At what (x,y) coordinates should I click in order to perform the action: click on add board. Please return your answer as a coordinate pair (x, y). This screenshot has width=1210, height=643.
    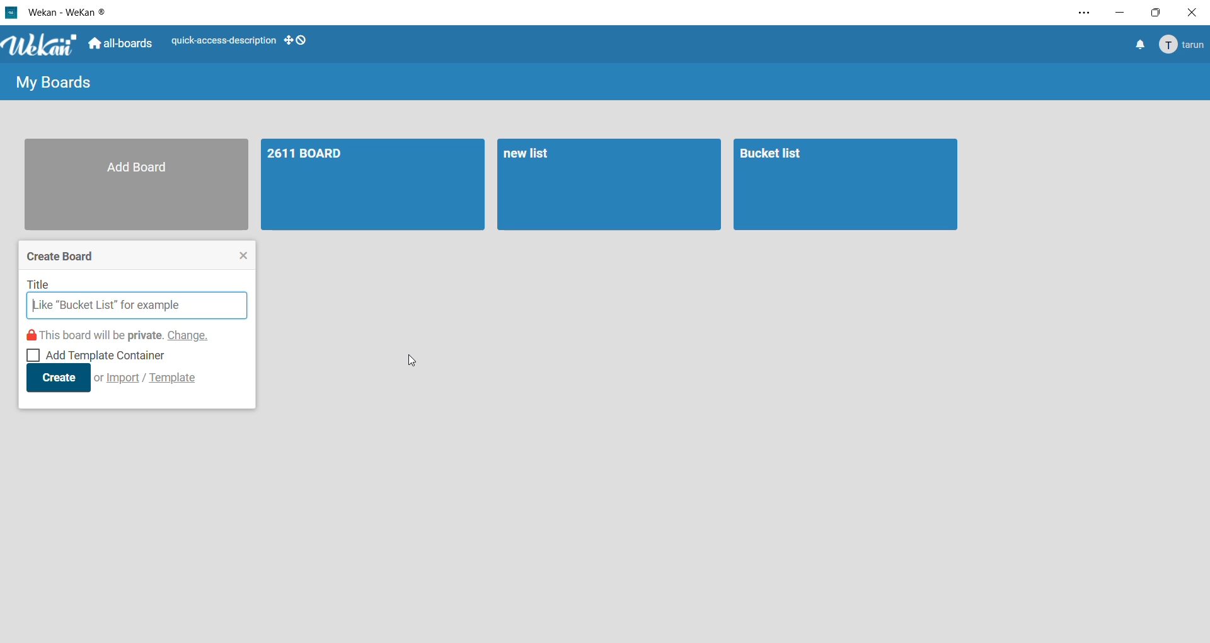
    Looking at the image, I should click on (135, 183).